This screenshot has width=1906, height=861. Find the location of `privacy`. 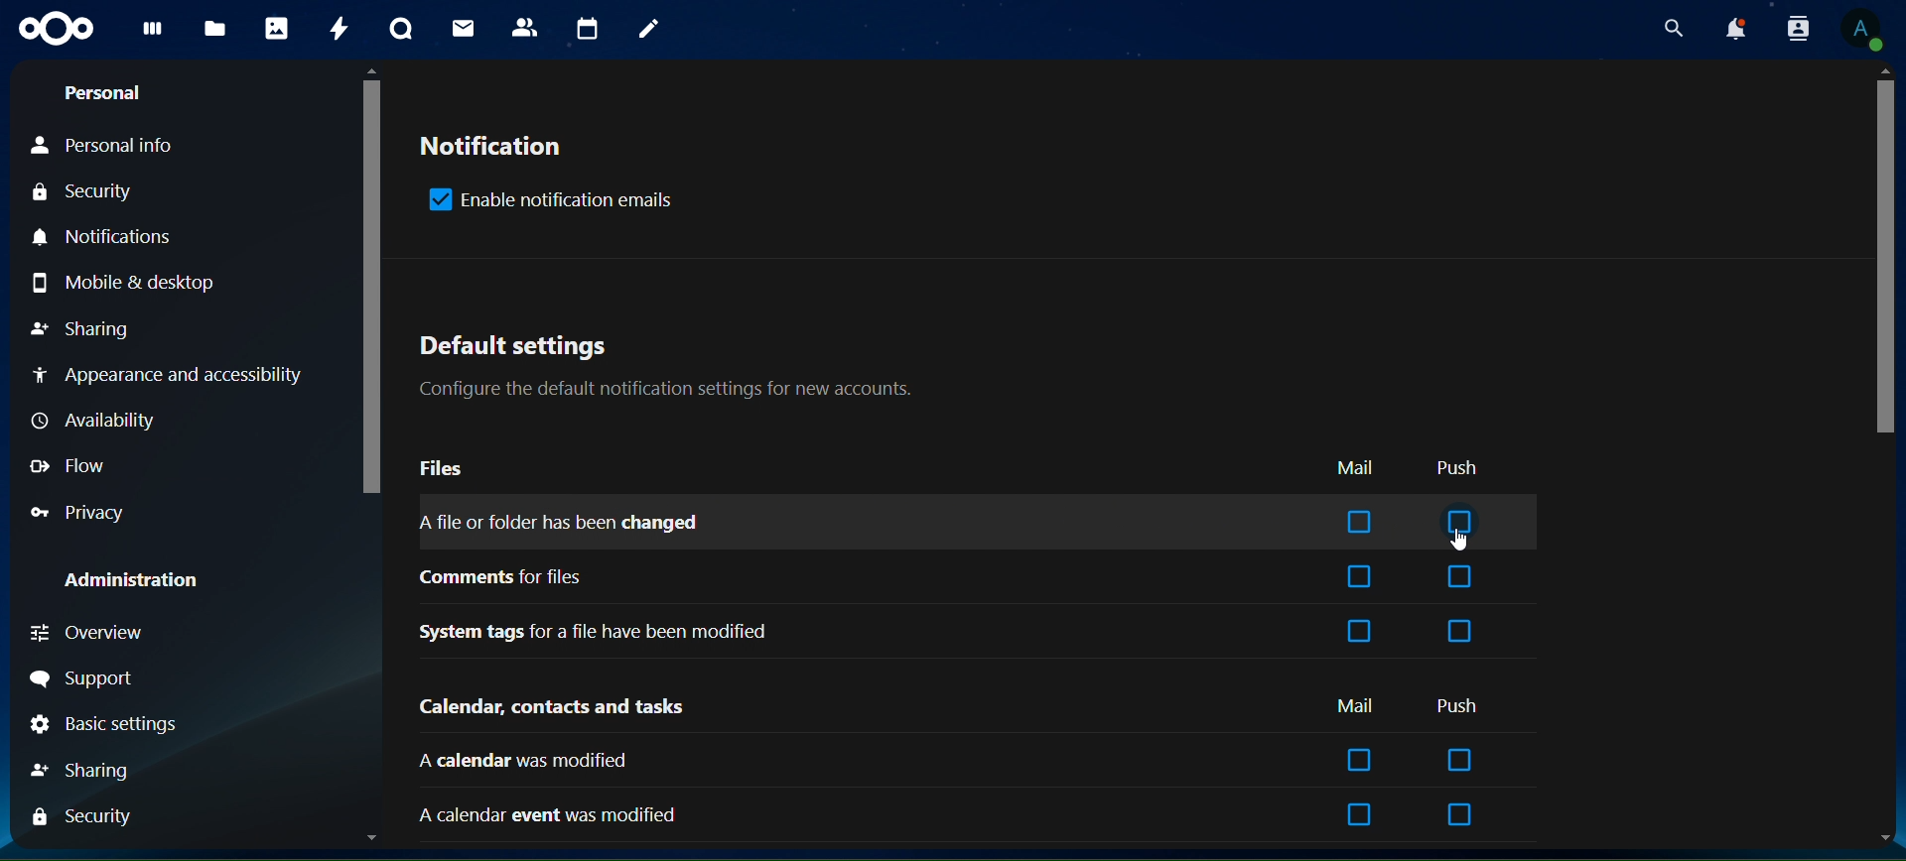

privacy is located at coordinates (76, 511).